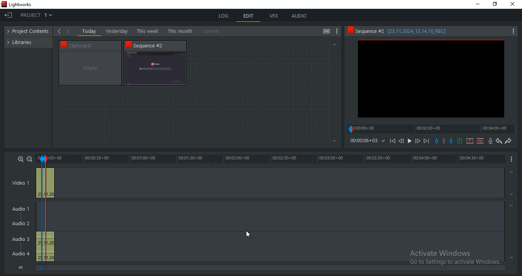 The height and width of the screenshot is (276, 522). I want to click on redo, so click(508, 141).